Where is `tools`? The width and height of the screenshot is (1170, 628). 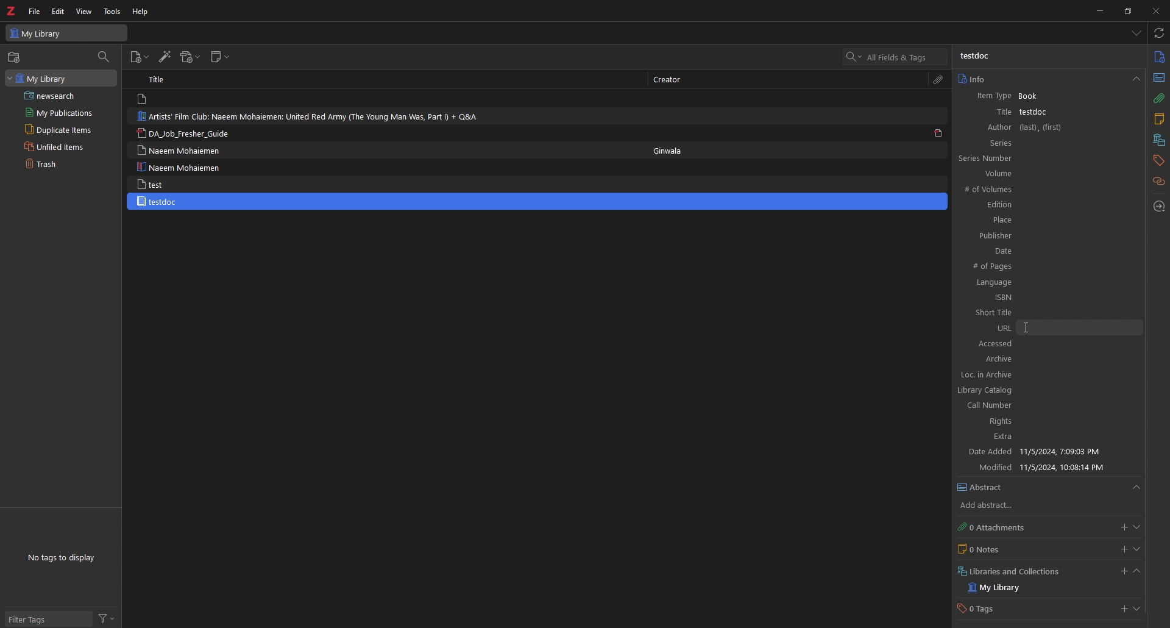 tools is located at coordinates (112, 12).